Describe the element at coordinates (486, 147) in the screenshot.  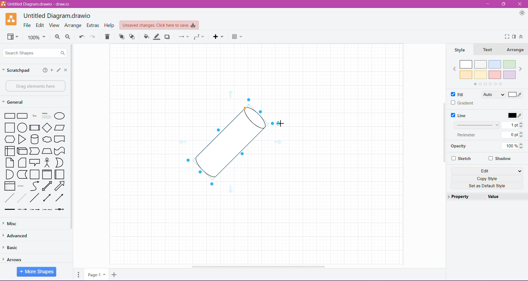
I see `Set Line Opacity` at that location.